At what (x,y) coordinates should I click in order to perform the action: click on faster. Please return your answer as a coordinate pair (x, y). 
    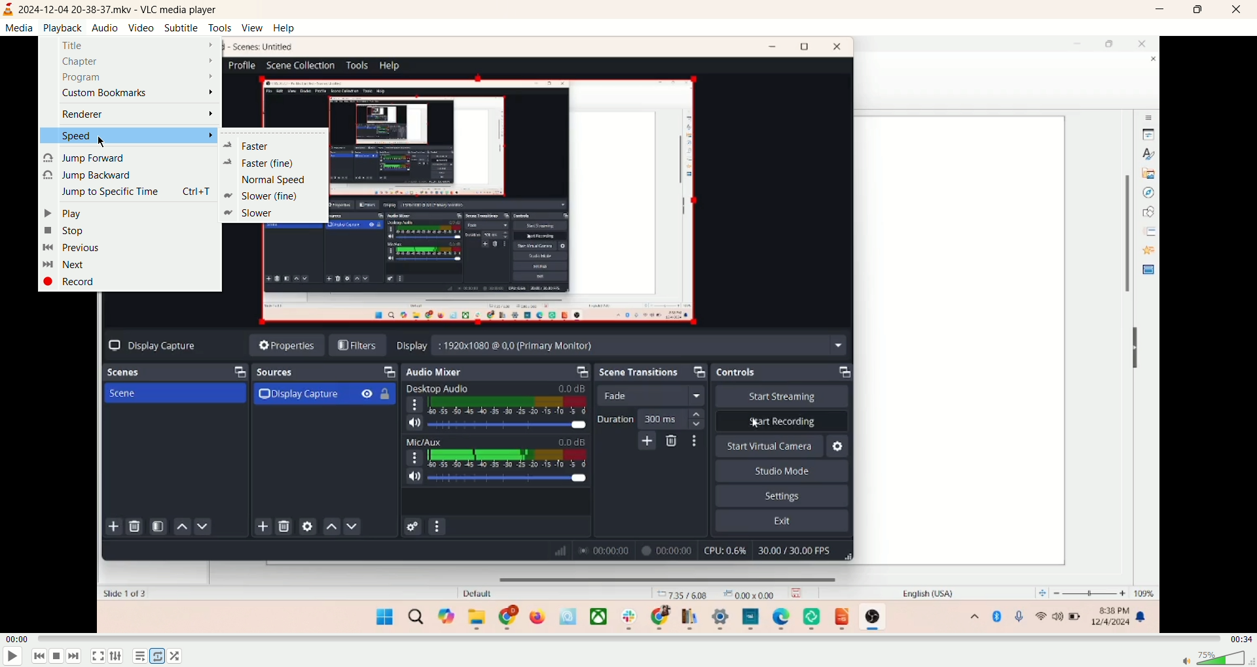
    Looking at the image, I should click on (264, 163).